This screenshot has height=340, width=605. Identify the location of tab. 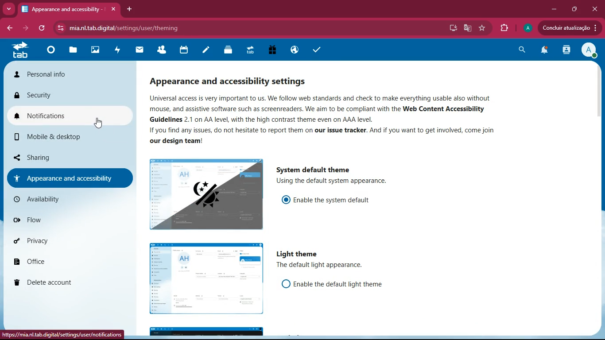
(21, 52).